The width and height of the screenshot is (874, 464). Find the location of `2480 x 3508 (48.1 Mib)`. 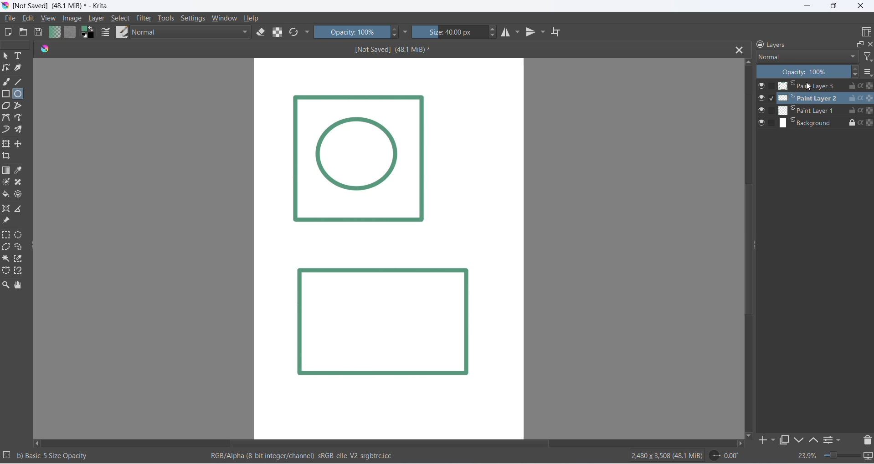

2480 x 3508 (48.1 Mib) is located at coordinates (660, 456).